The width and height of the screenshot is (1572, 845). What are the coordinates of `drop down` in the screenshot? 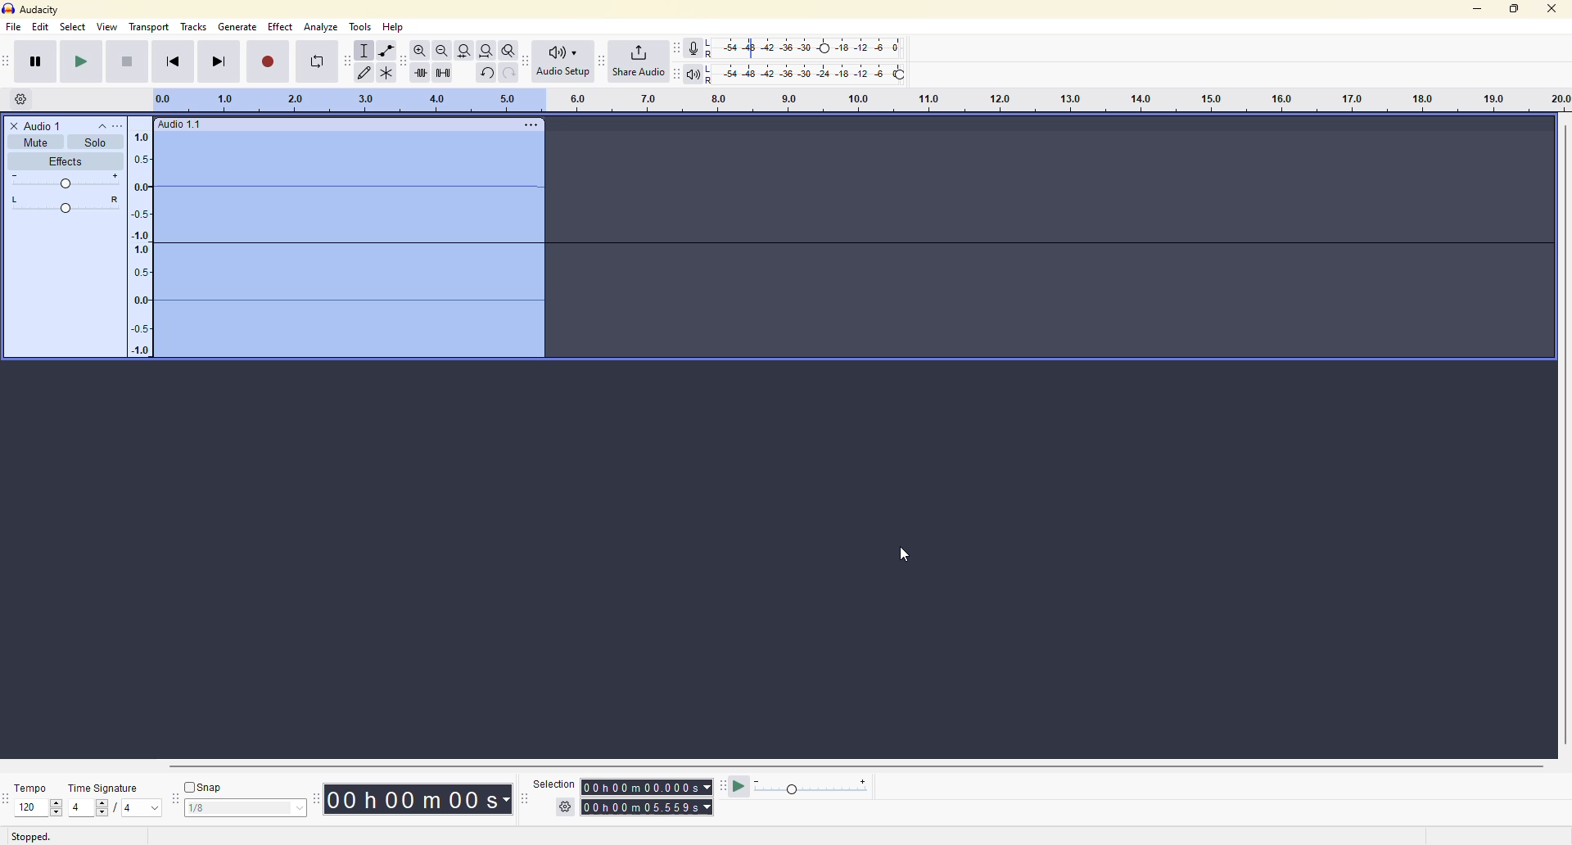 It's located at (155, 808).